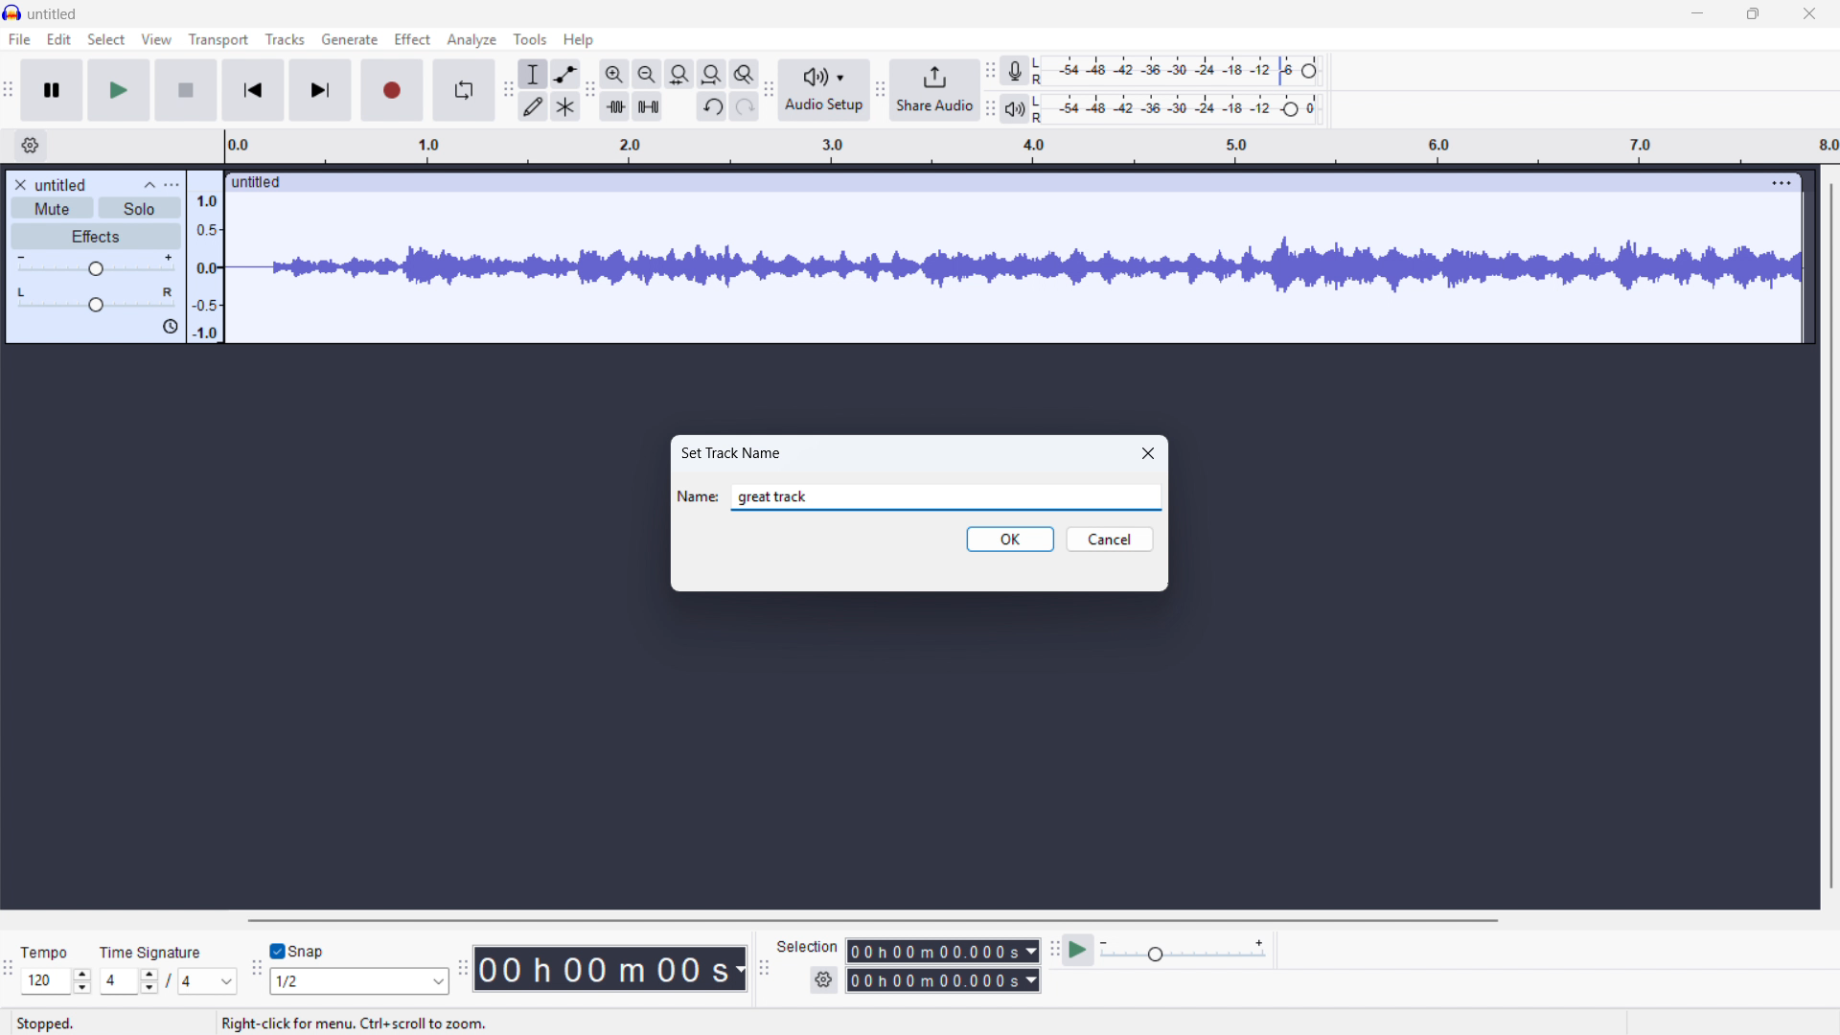 Image resolution: width=1840 pixels, height=1035 pixels. Describe the element at coordinates (762, 968) in the screenshot. I see `Selection toolbar ` at that location.